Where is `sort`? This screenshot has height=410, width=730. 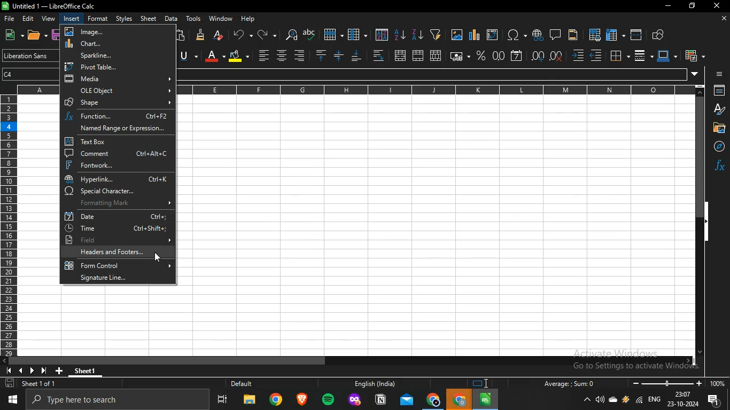 sort is located at coordinates (382, 35).